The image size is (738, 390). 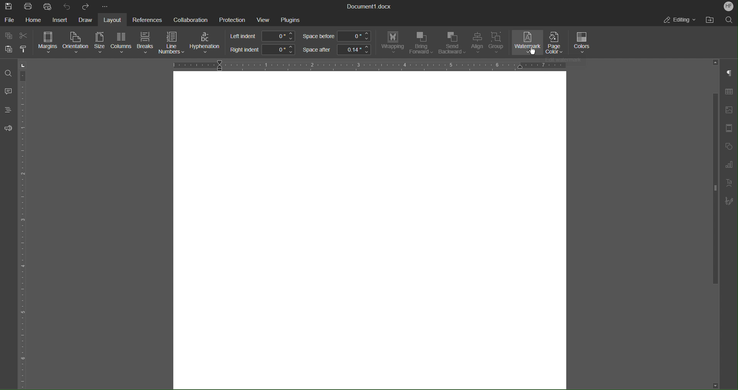 I want to click on References, so click(x=146, y=20).